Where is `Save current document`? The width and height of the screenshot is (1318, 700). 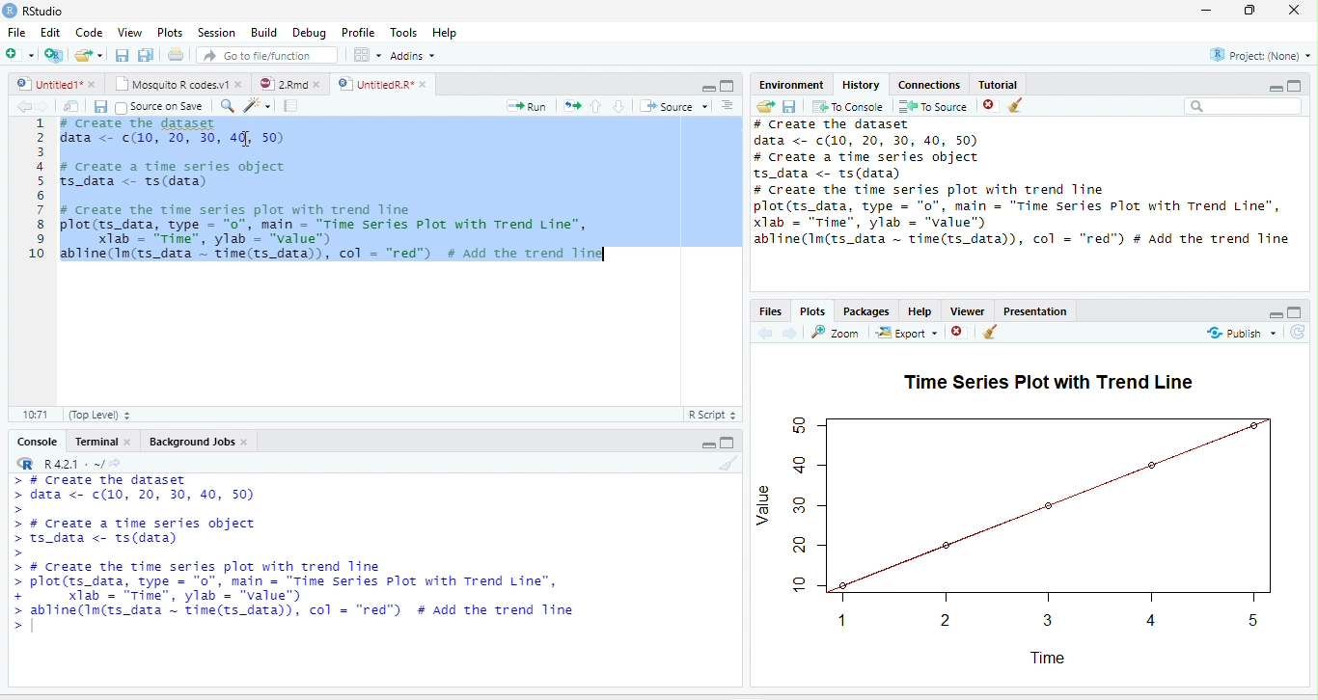 Save current document is located at coordinates (122, 54).